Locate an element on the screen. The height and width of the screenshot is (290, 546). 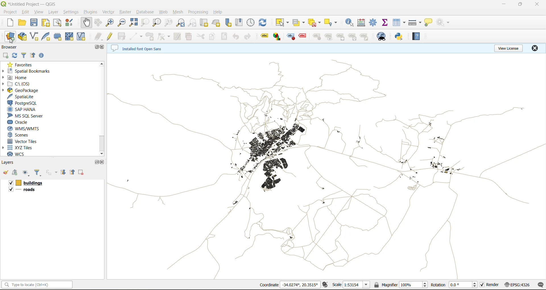
help is located at coordinates (219, 12).